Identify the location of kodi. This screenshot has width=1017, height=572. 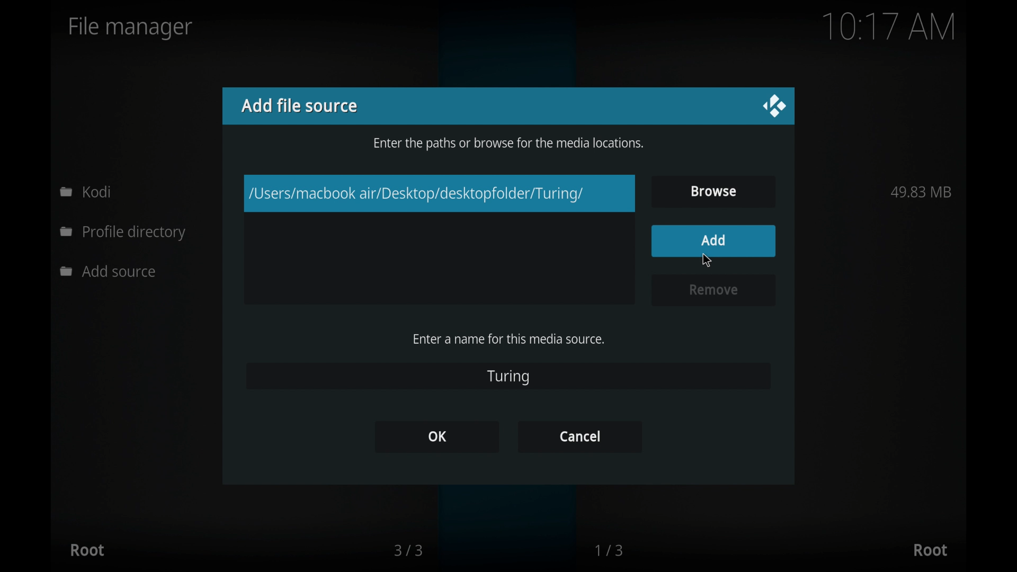
(86, 191).